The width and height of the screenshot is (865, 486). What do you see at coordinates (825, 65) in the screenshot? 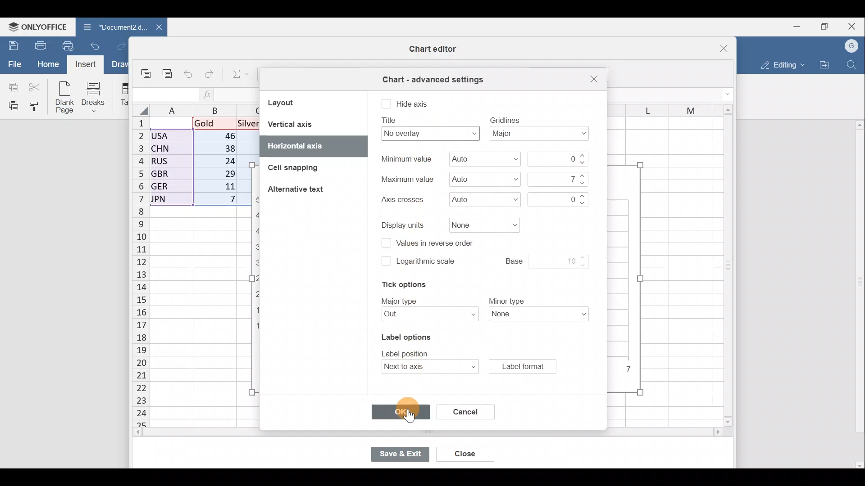
I see `Open file location` at bounding box center [825, 65].